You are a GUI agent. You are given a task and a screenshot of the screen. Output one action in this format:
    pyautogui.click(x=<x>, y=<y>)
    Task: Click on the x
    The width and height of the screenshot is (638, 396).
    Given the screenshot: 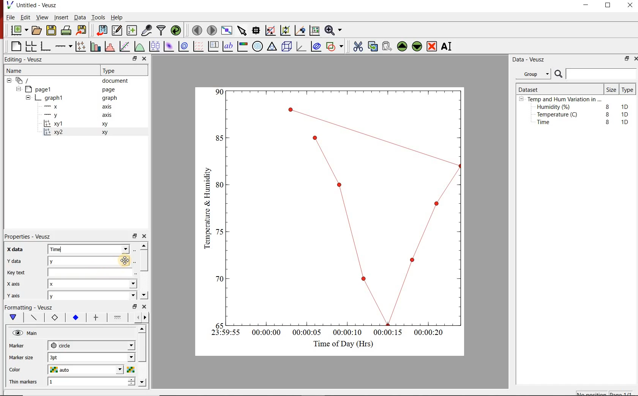 What is the action you would take?
    pyautogui.click(x=63, y=284)
    